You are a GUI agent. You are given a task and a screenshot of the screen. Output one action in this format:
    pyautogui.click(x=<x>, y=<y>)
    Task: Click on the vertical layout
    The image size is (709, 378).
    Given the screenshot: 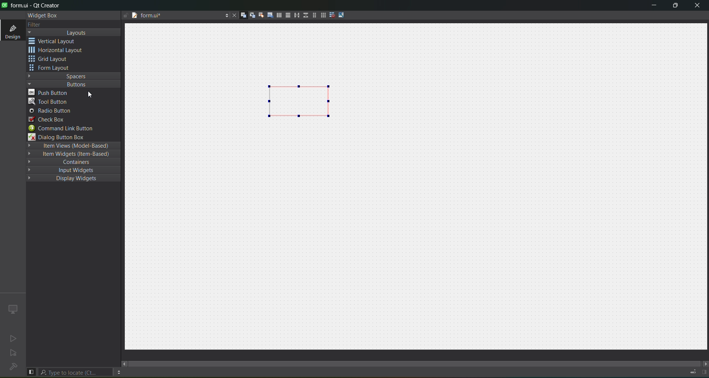 What is the action you would take?
    pyautogui.click(x=58, y=41)
    